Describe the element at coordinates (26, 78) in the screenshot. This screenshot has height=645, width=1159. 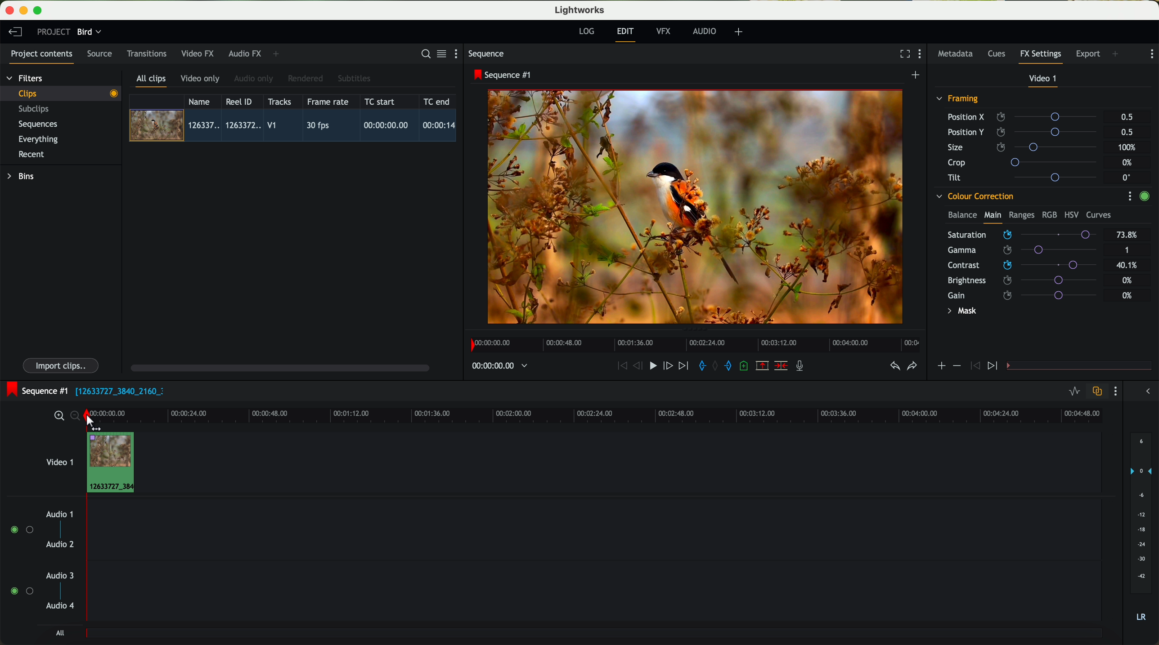
I see `filters` at that location.